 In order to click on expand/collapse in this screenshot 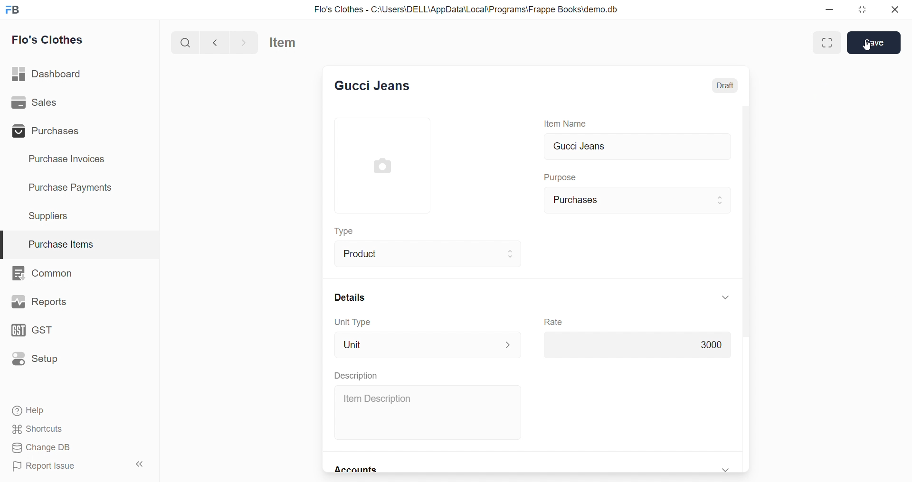, I will do `click(726, 297)`.